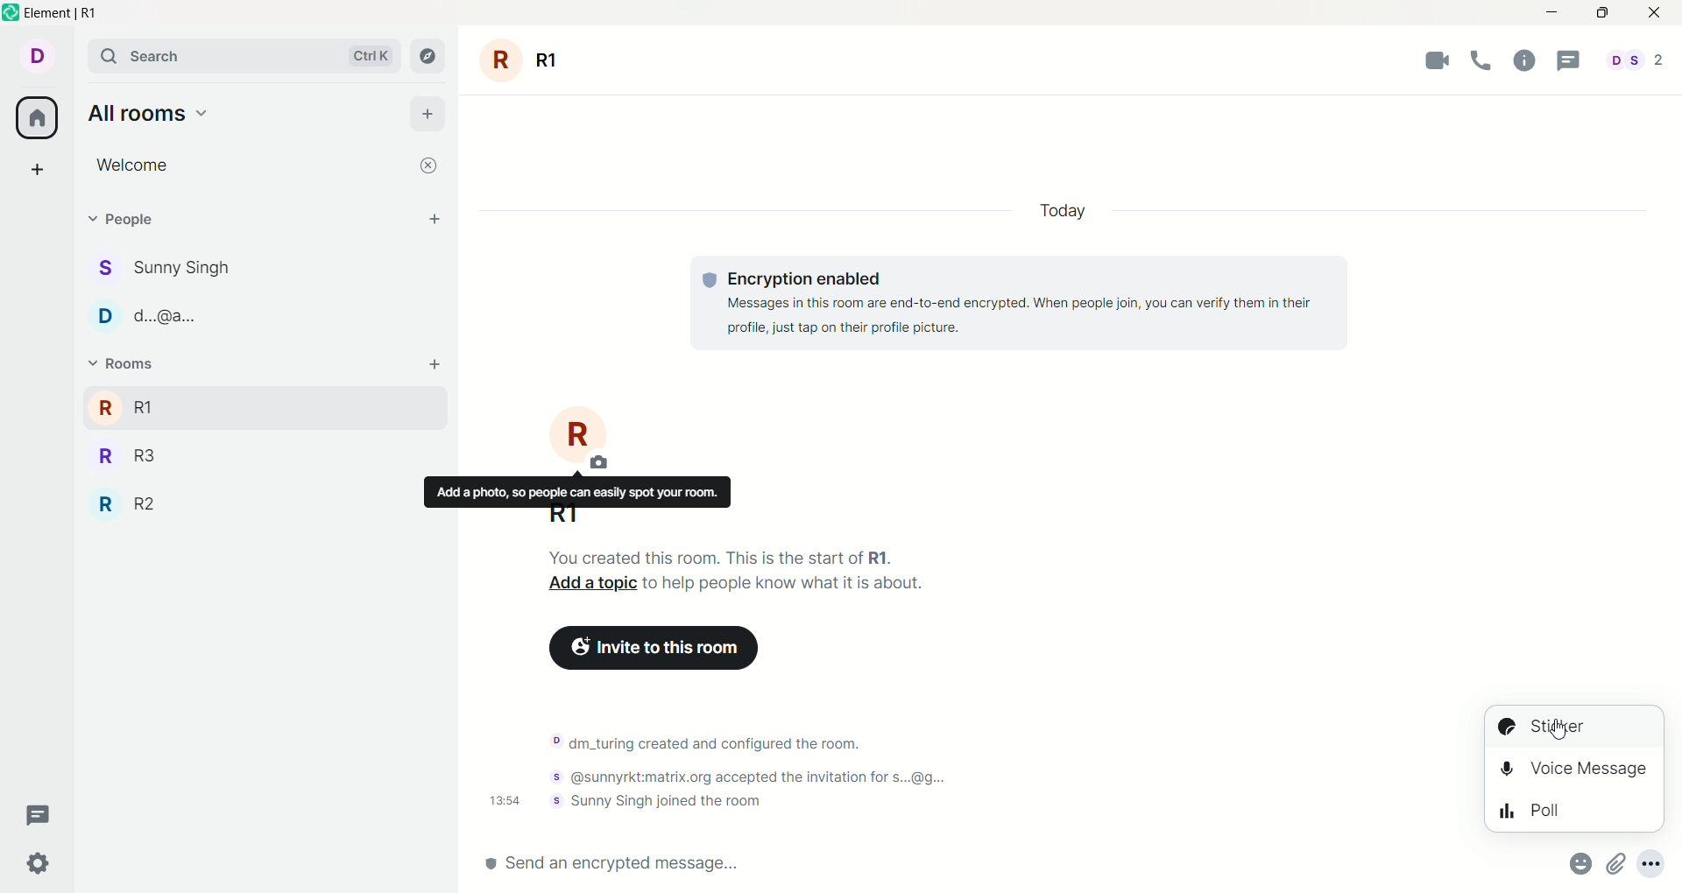  I want to click on explore rooms, so click(428, 56).